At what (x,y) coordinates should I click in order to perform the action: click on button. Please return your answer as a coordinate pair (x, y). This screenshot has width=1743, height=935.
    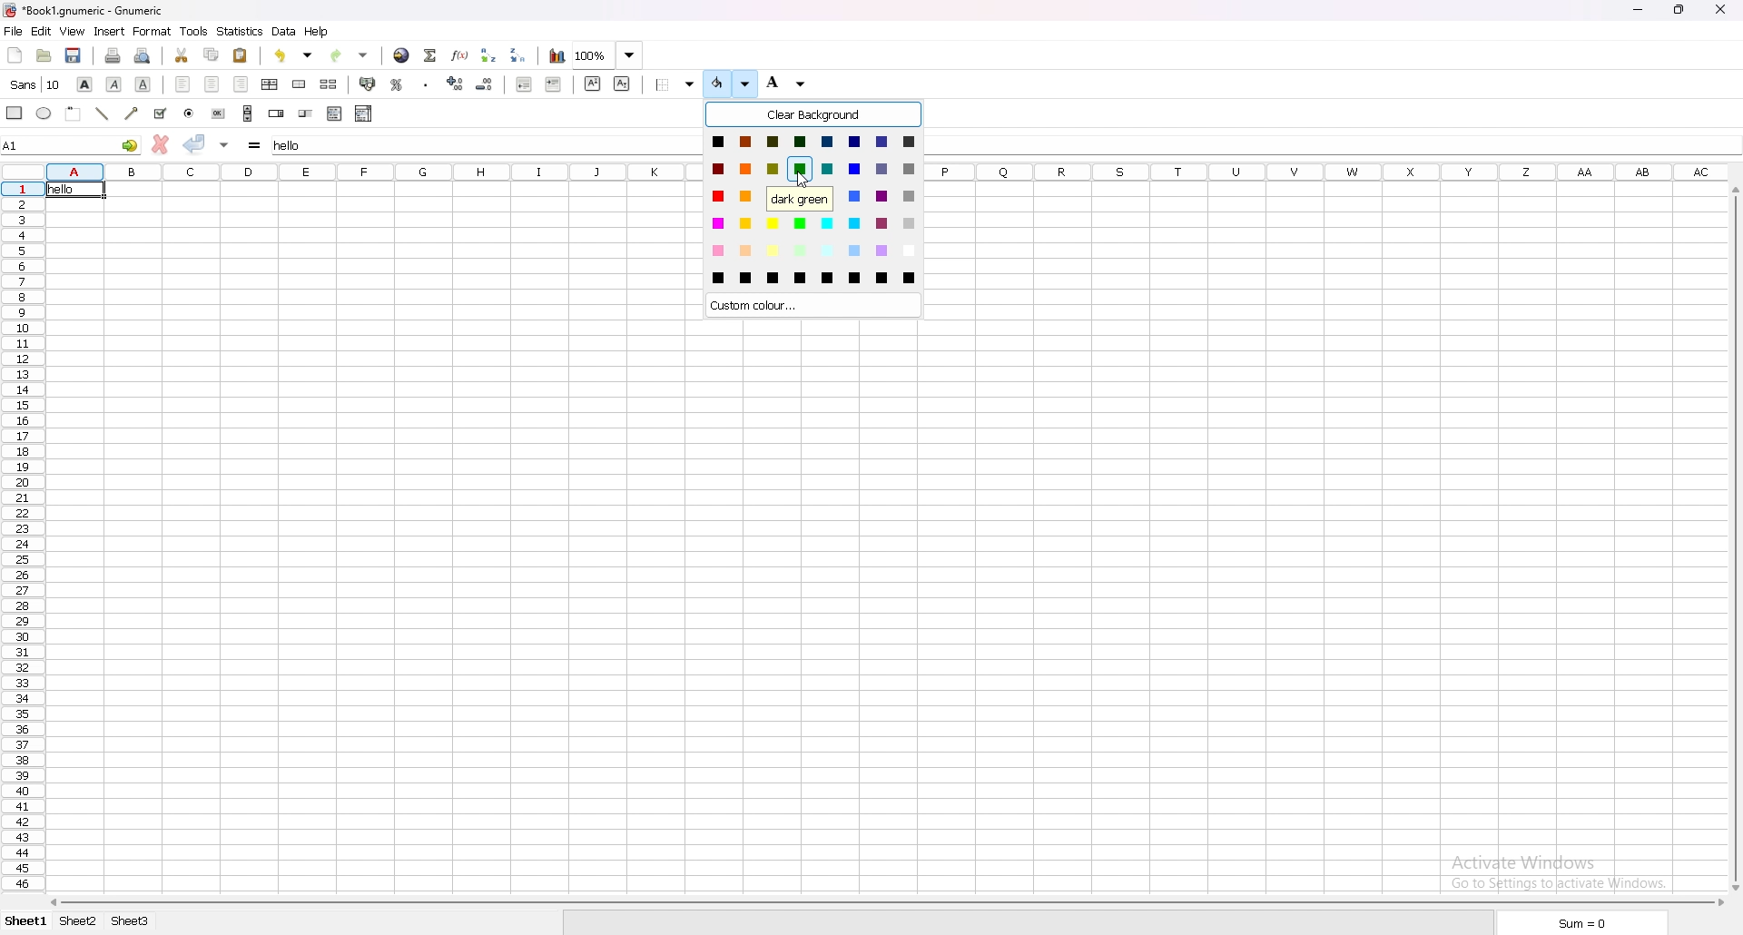
    Looking at the image, I should click on (219, 113).